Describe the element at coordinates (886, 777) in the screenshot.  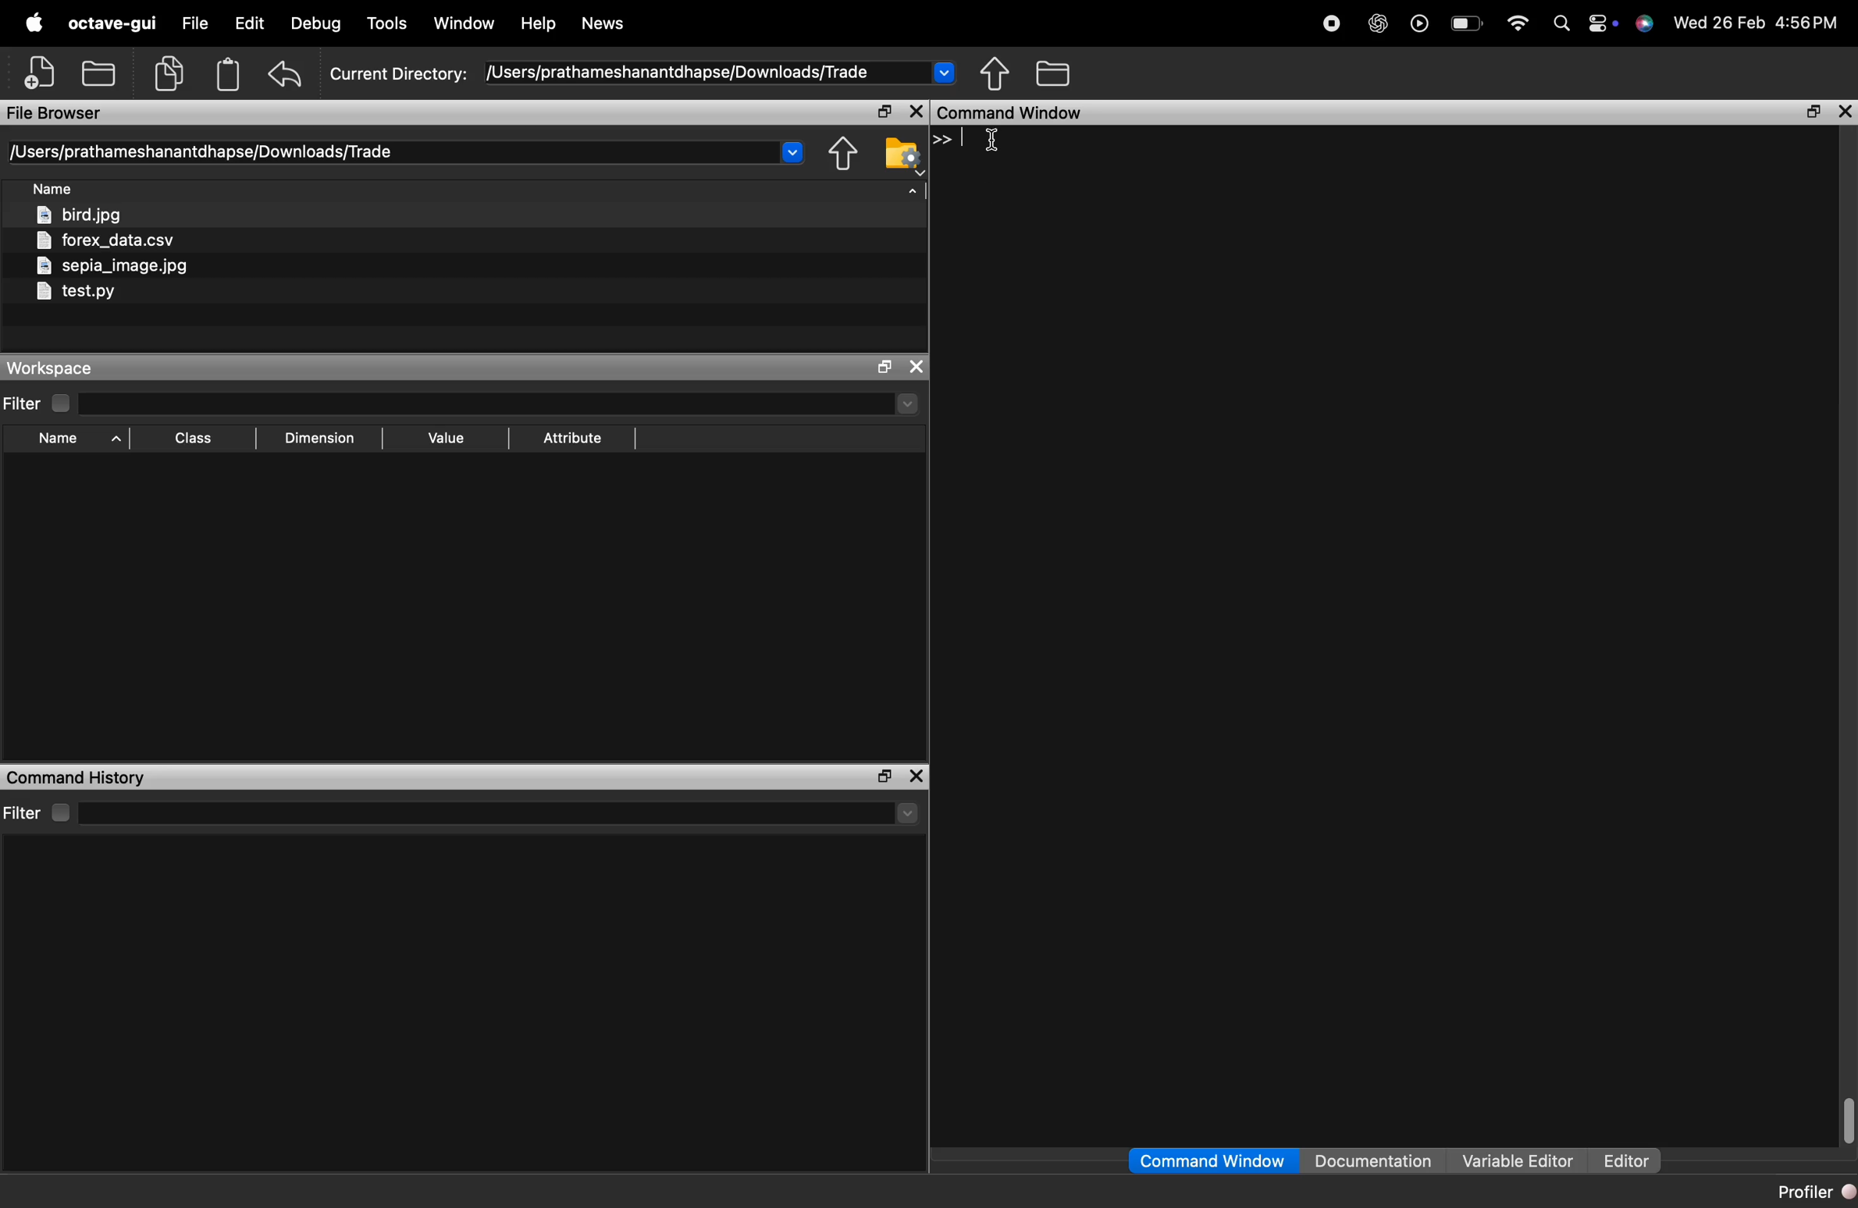
I see `separate the window` at that location.